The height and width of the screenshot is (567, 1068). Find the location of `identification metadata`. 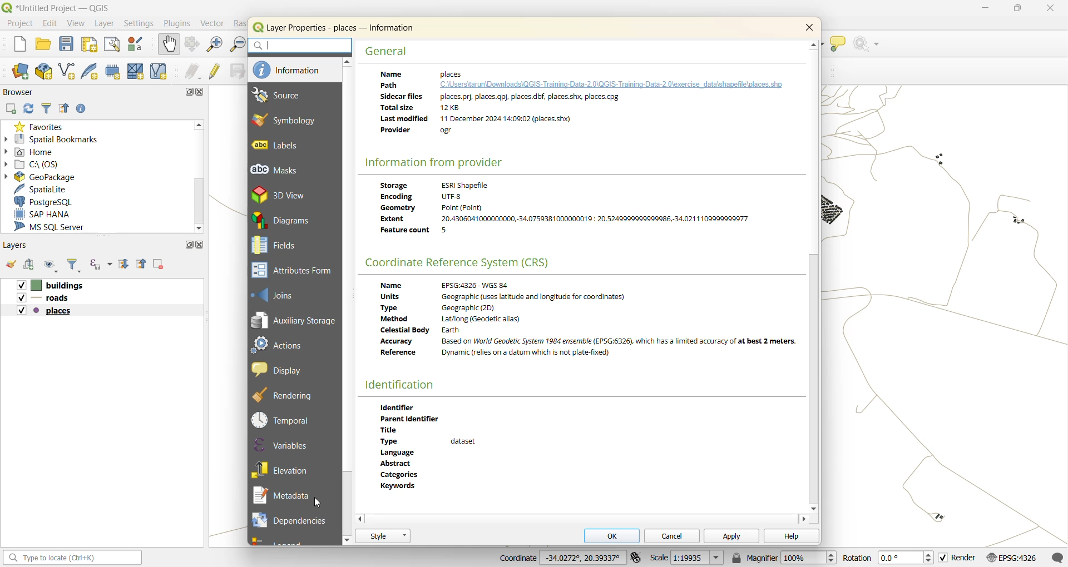

identification metadata is located at coordinates (438, 444).